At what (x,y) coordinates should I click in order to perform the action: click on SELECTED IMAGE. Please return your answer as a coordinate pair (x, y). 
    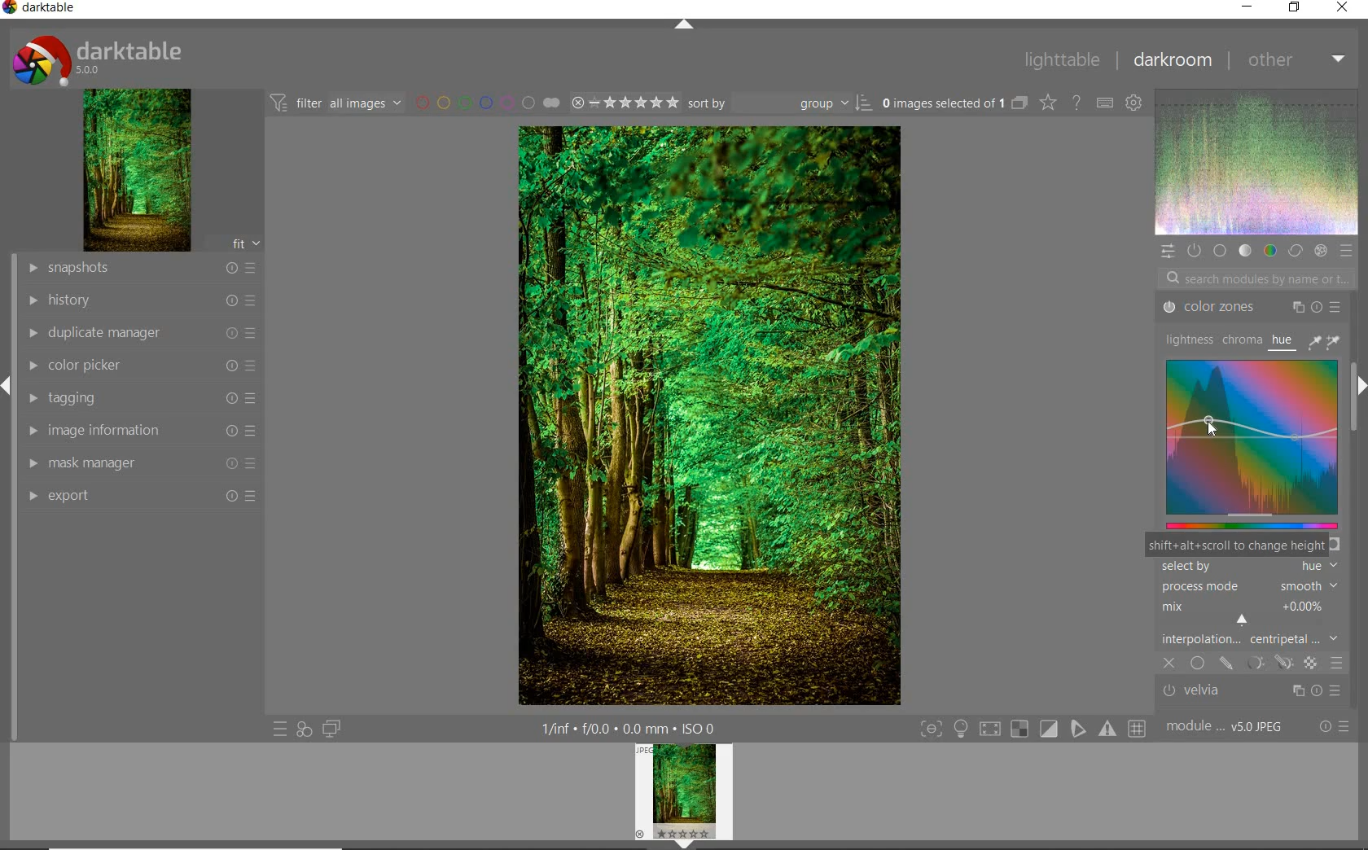
    Looking at the image, I should click on (710, 414).